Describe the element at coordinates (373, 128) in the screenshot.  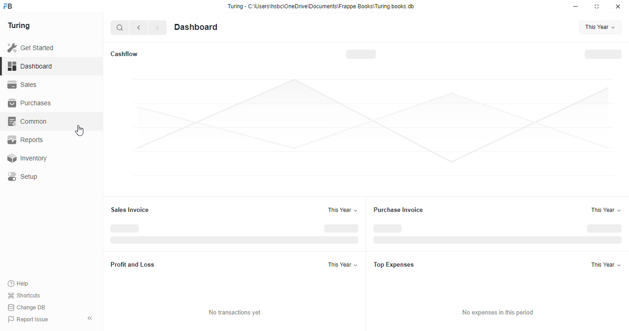
I see `graph` at that location.